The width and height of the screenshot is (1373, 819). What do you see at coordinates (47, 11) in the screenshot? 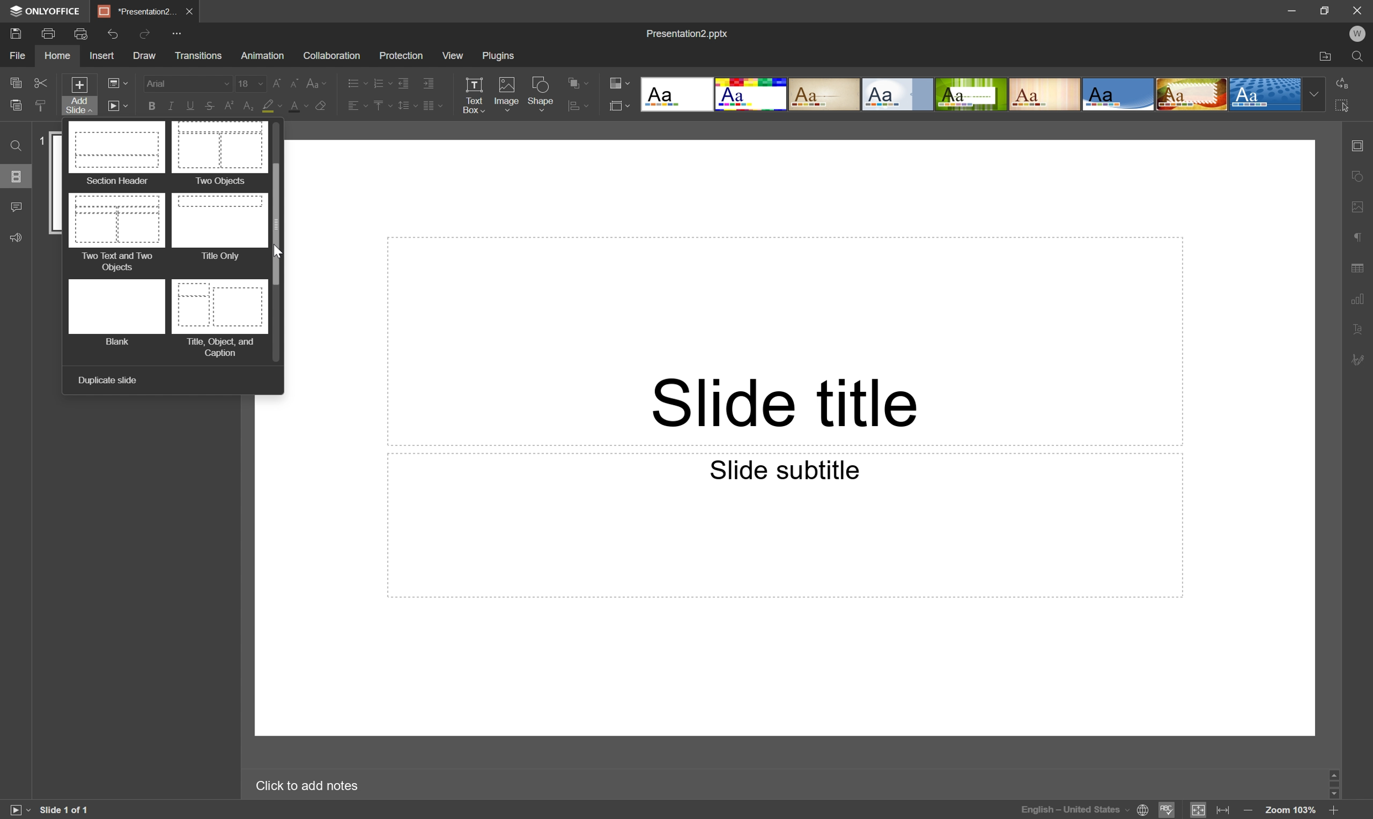
I see `ONLYOFFICE` at bounding box center [47, 11].